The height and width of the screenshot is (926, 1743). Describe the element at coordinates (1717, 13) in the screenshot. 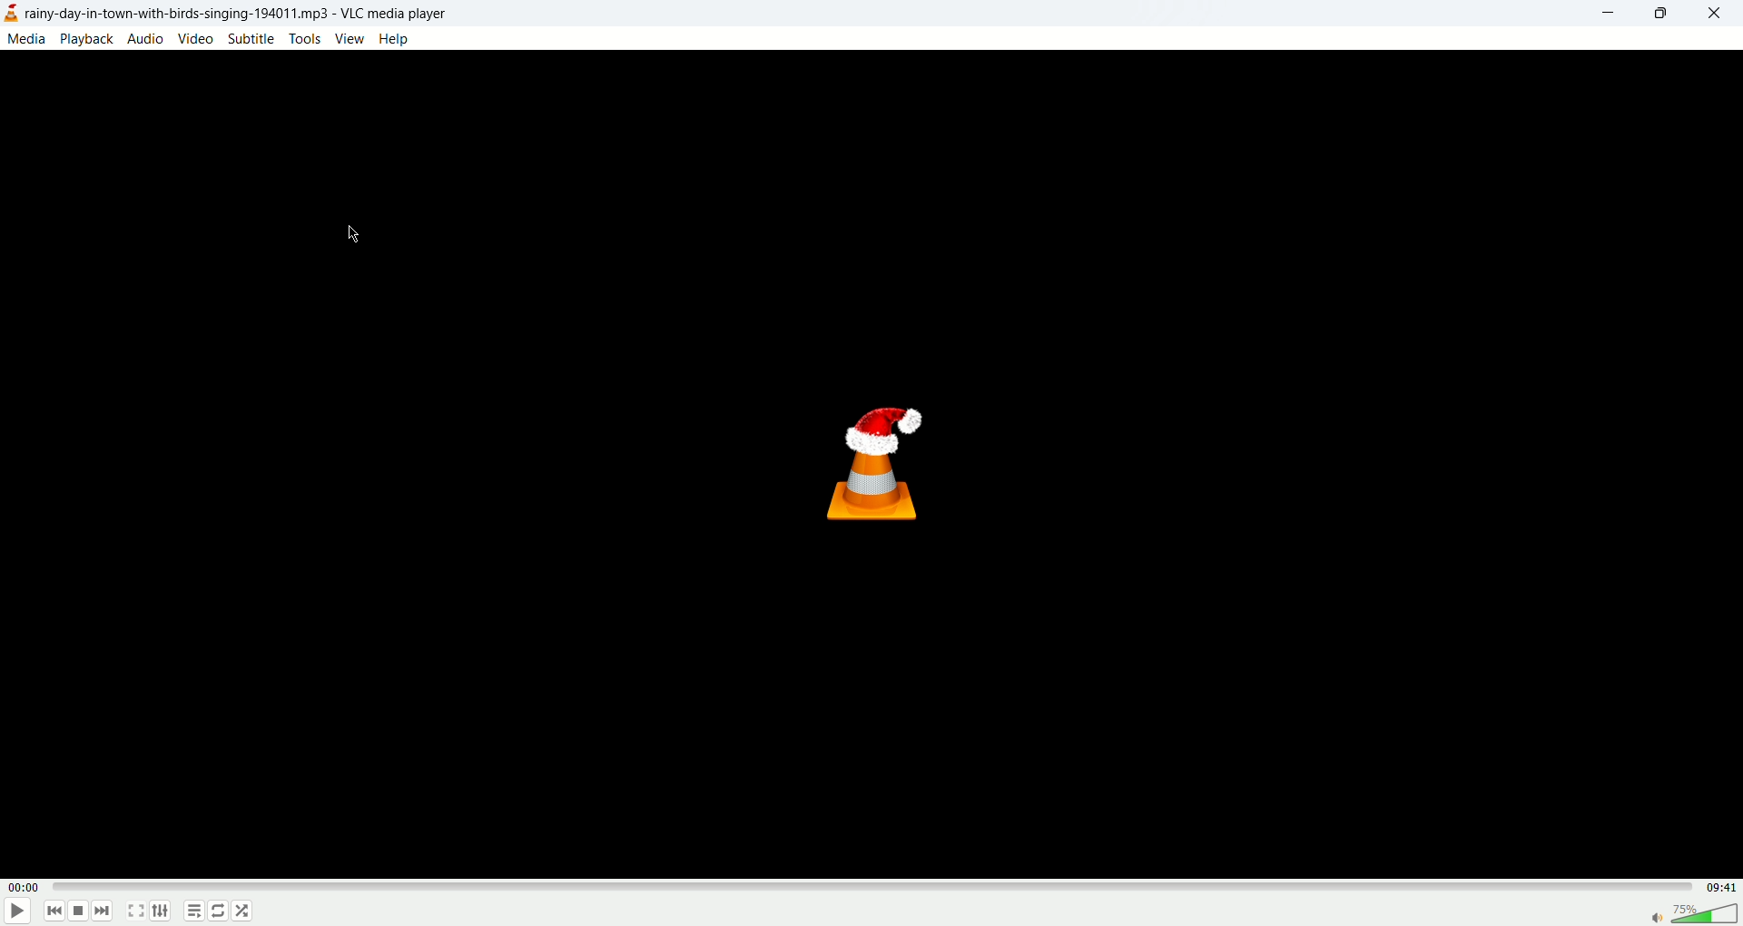

I see `close` at that location.